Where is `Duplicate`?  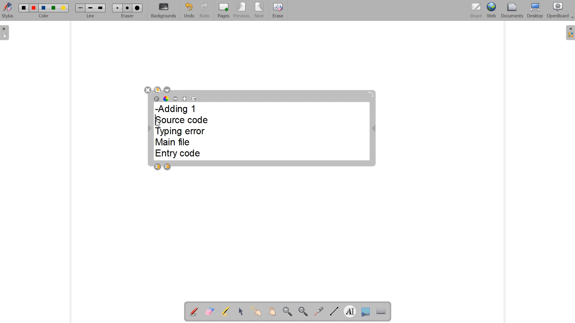 Duplicate is located at coordinates (158, 90).